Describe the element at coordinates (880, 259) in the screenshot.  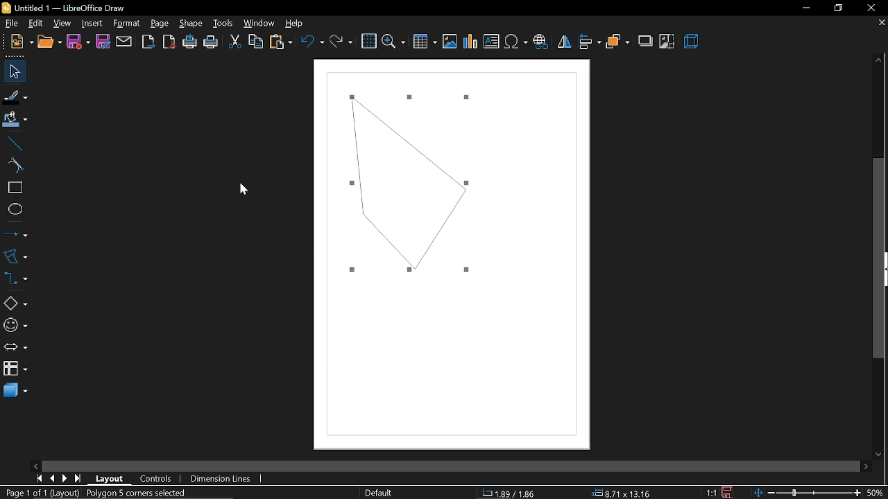
I see `vertical scrollbar` at that location.